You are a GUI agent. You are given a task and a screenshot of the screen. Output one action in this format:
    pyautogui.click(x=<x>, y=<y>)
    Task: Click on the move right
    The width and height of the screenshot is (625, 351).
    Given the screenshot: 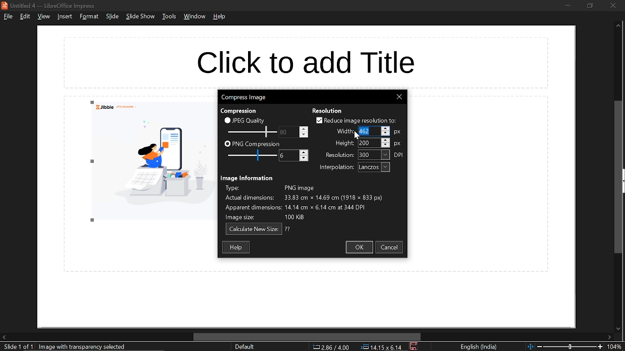 What is the action you would take?
    pyautogui.click(x=609, y=338)
    